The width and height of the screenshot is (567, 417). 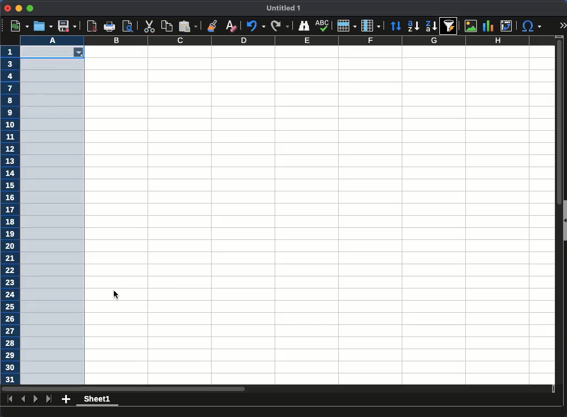 I want to click on first sheet, so click(x=9, y=398).